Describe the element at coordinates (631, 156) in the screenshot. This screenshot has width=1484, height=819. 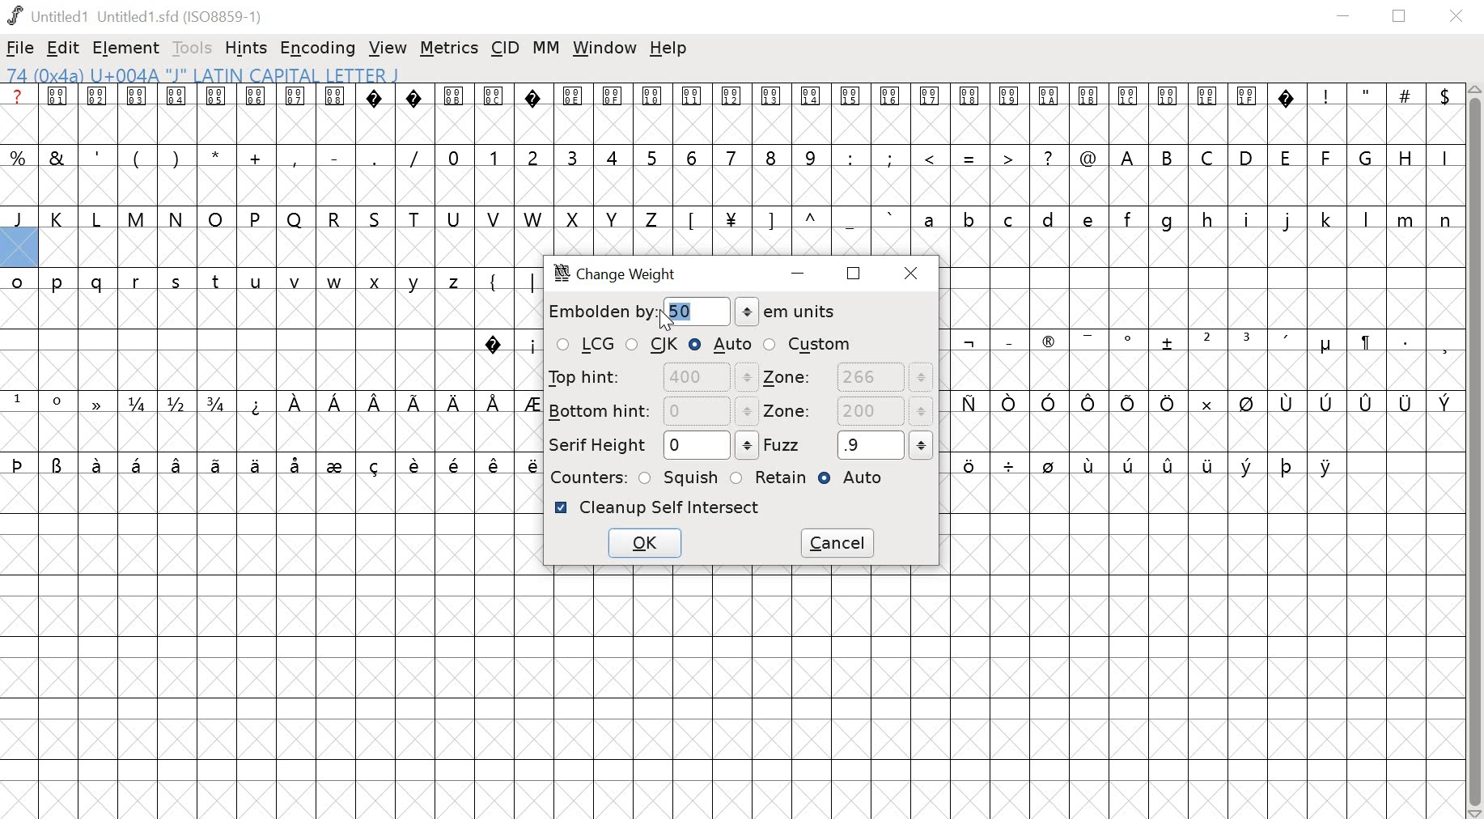
I see `numbers` at that location.